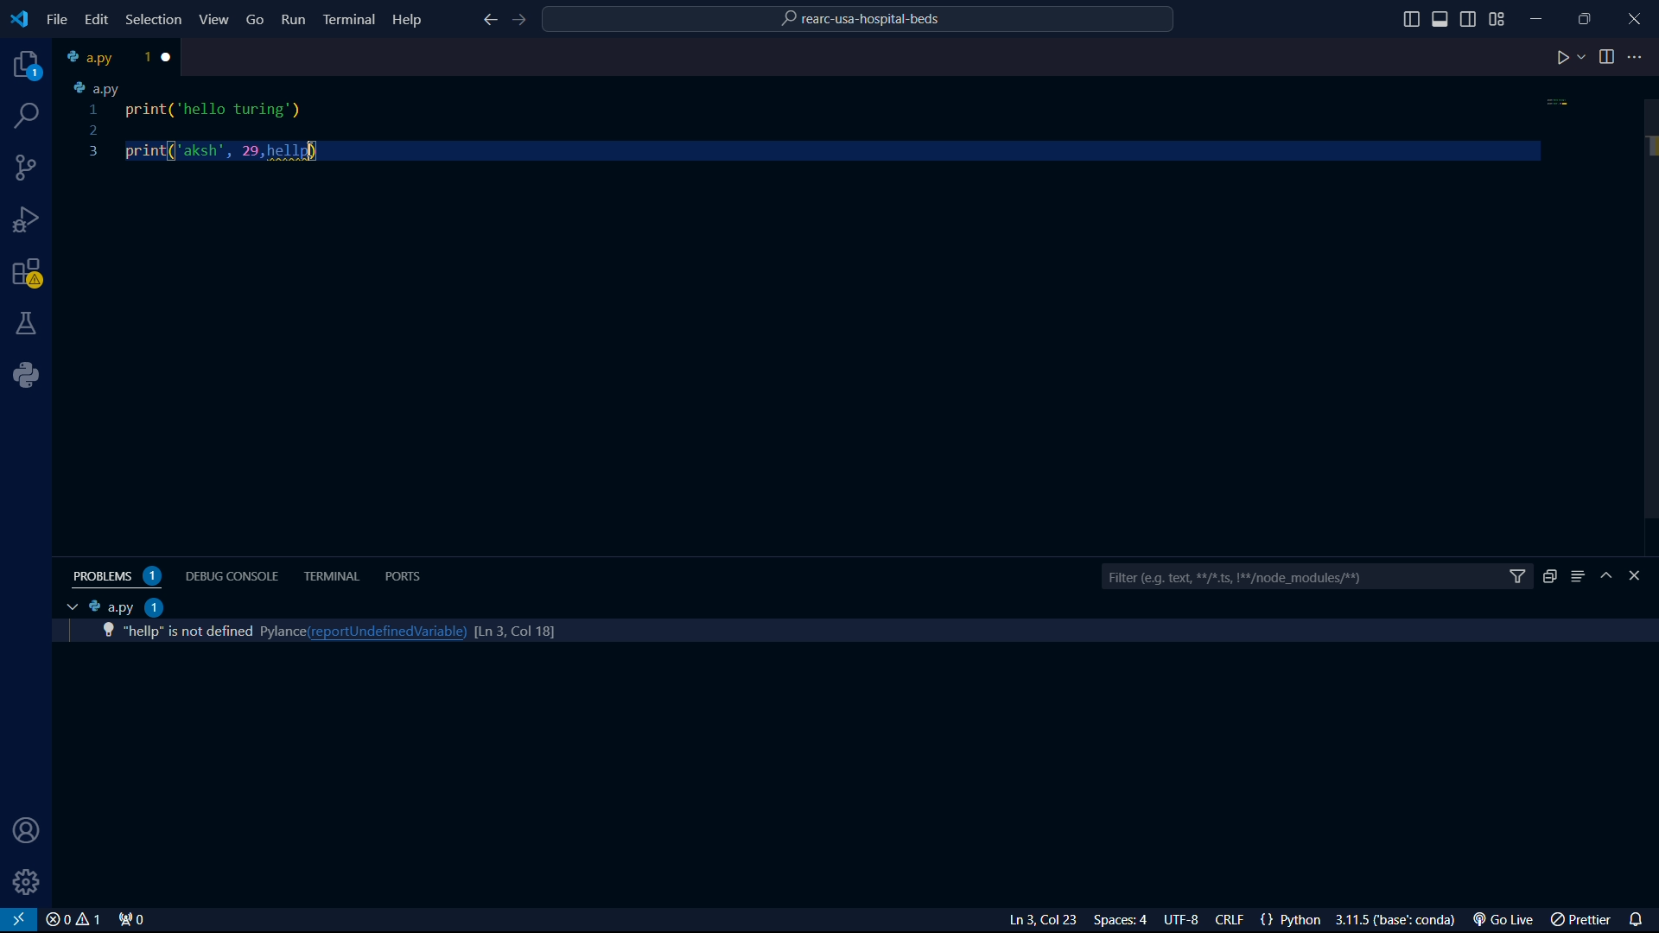 The image size is (1659, 933). What do you see at coordinates (28, 882) in the screenshot?
I see `settings` at bounding box center [28, 882].